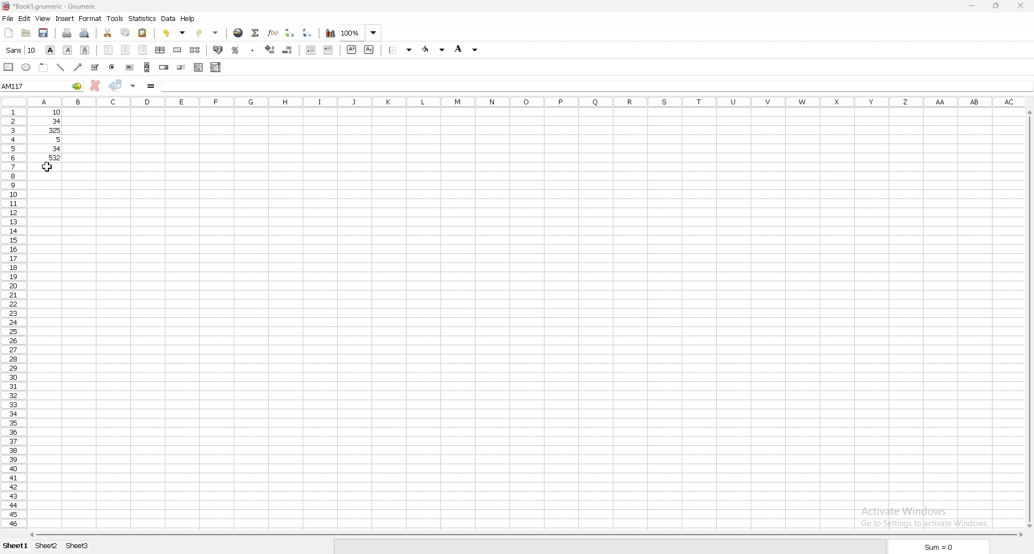 Image resolution: width=1034 pixels, height=554 pixels. I want to click on redo, so click(208, 33).